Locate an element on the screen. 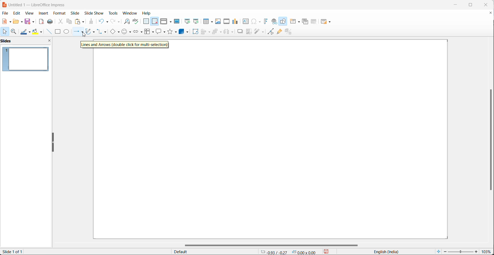  slide preview is located at coordinates (27, 59).